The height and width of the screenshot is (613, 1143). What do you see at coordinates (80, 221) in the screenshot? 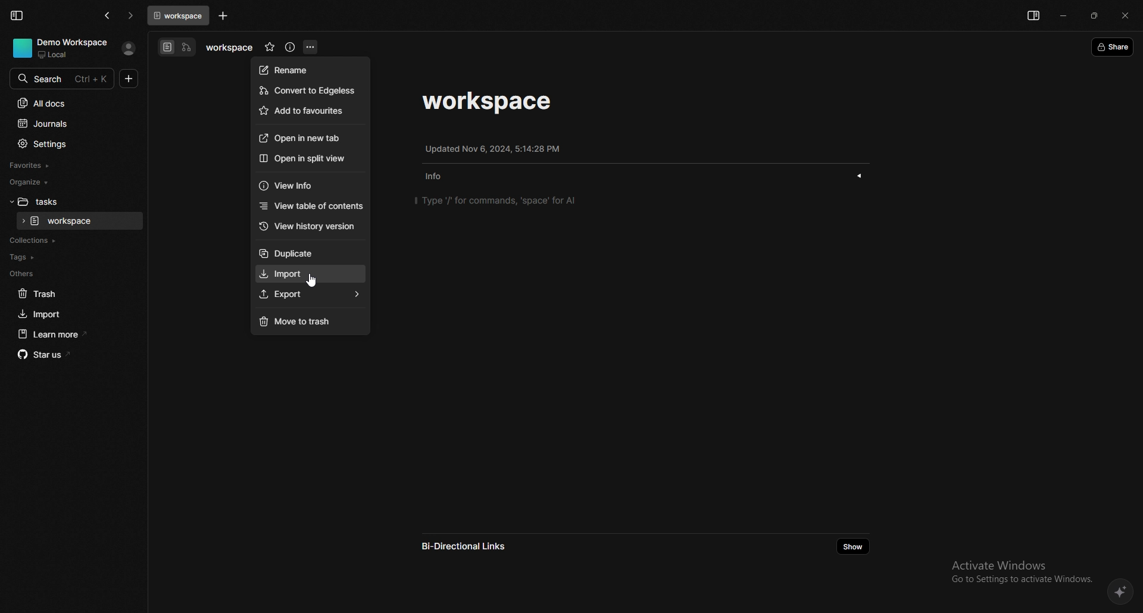
I see `task` at bounding box center [80, 221].